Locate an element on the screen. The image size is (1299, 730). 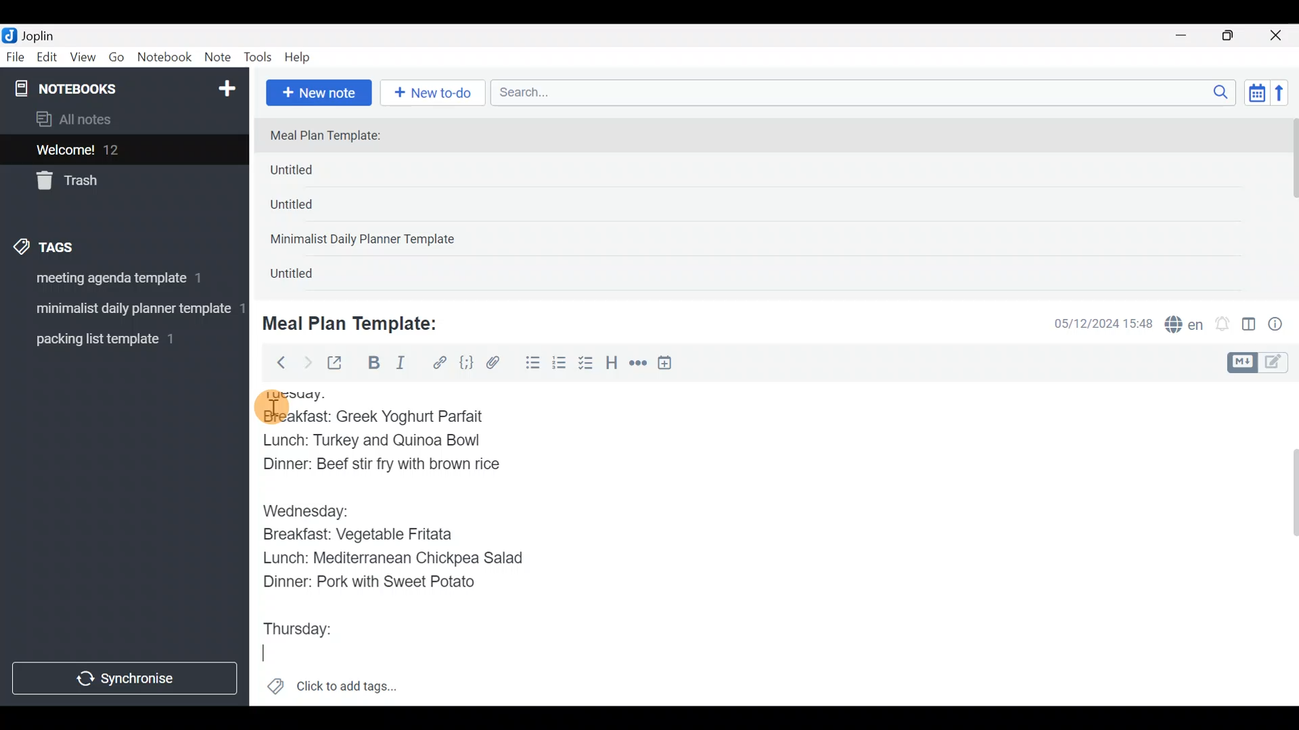
Close is located at coordinates (1278, 36).